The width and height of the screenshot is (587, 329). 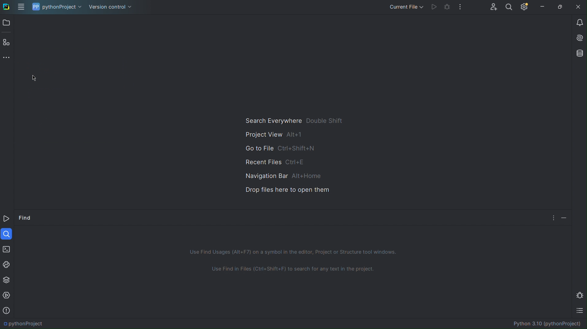 I want to click on PyCharm logo, so click(x=6, y=6).